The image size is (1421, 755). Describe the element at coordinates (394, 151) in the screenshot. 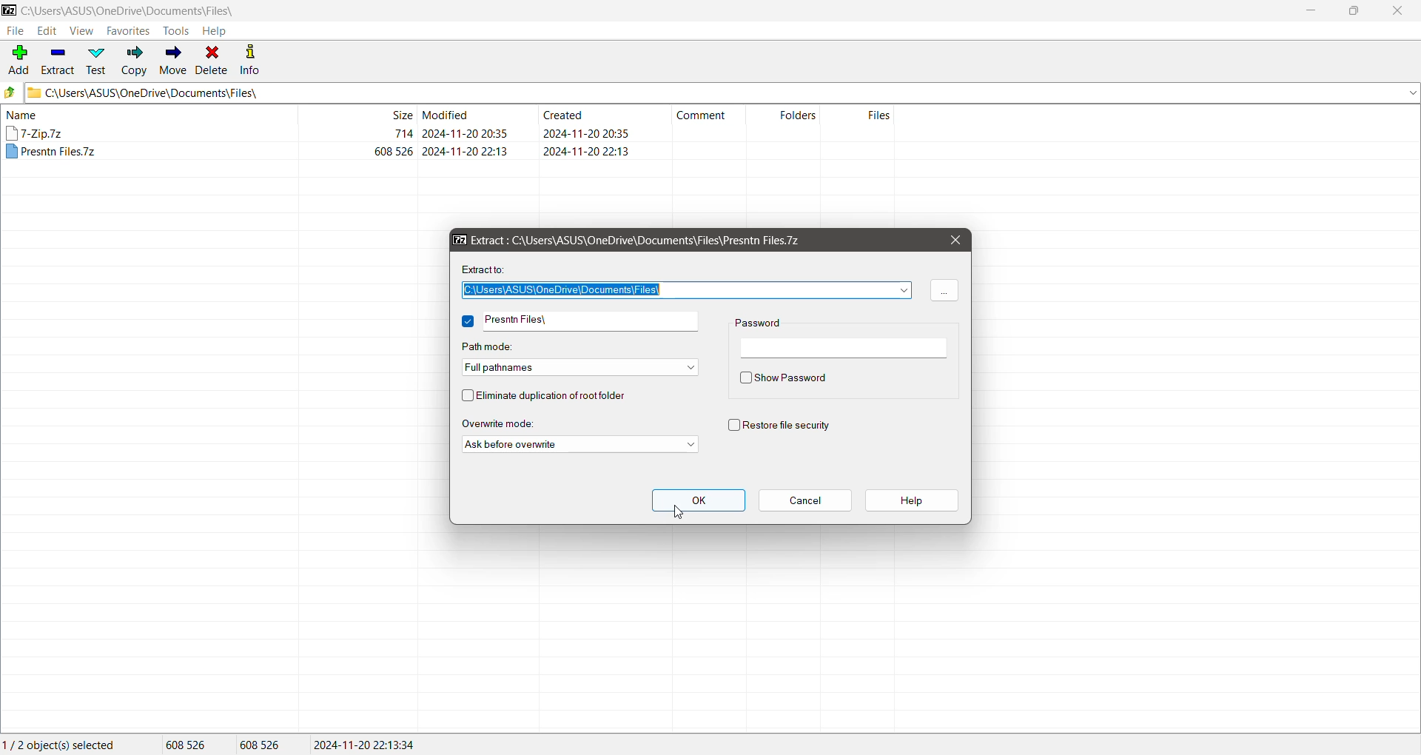

I see `size` at that location.